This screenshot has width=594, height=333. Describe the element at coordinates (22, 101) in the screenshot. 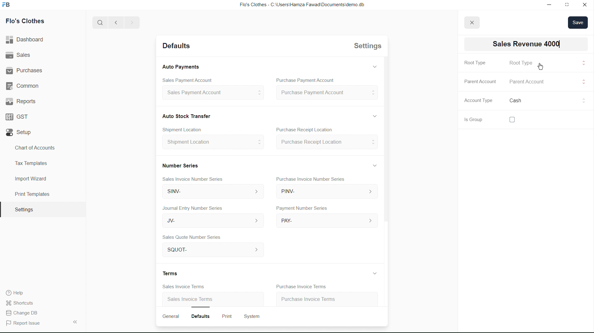

I see `' Reports` at that location.